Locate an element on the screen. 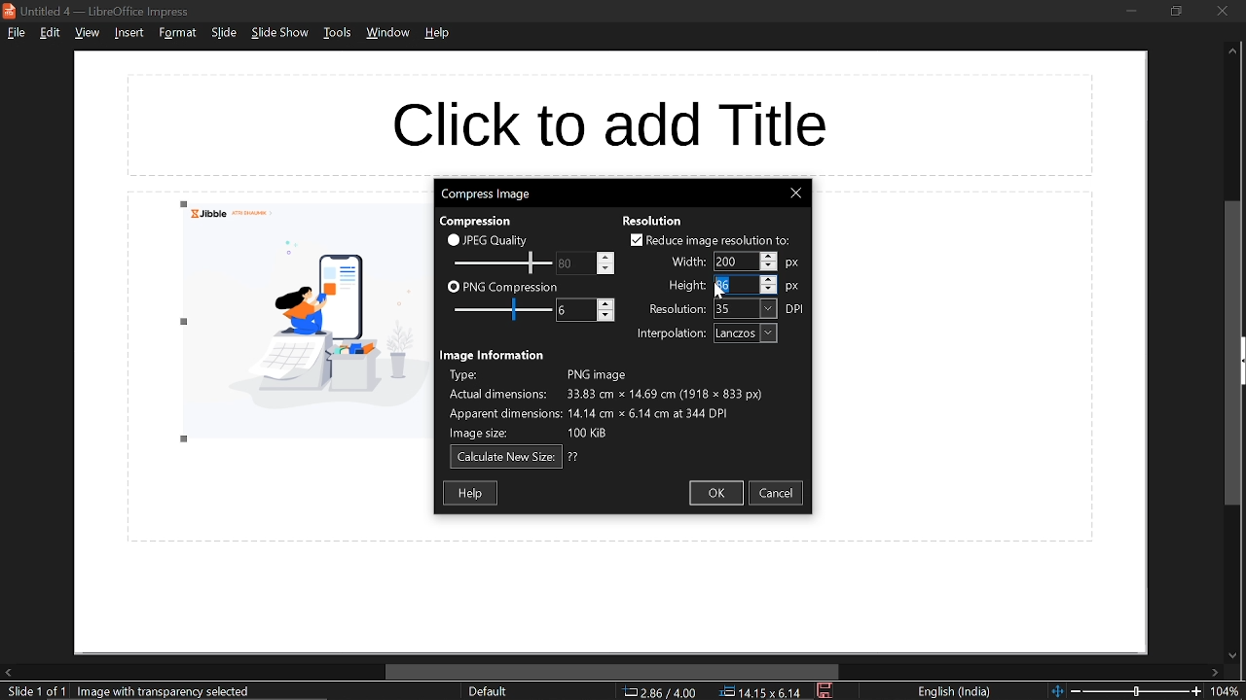 The width and height of the screenshot is (1246, 700). image information is located at coordinates (495, 355).